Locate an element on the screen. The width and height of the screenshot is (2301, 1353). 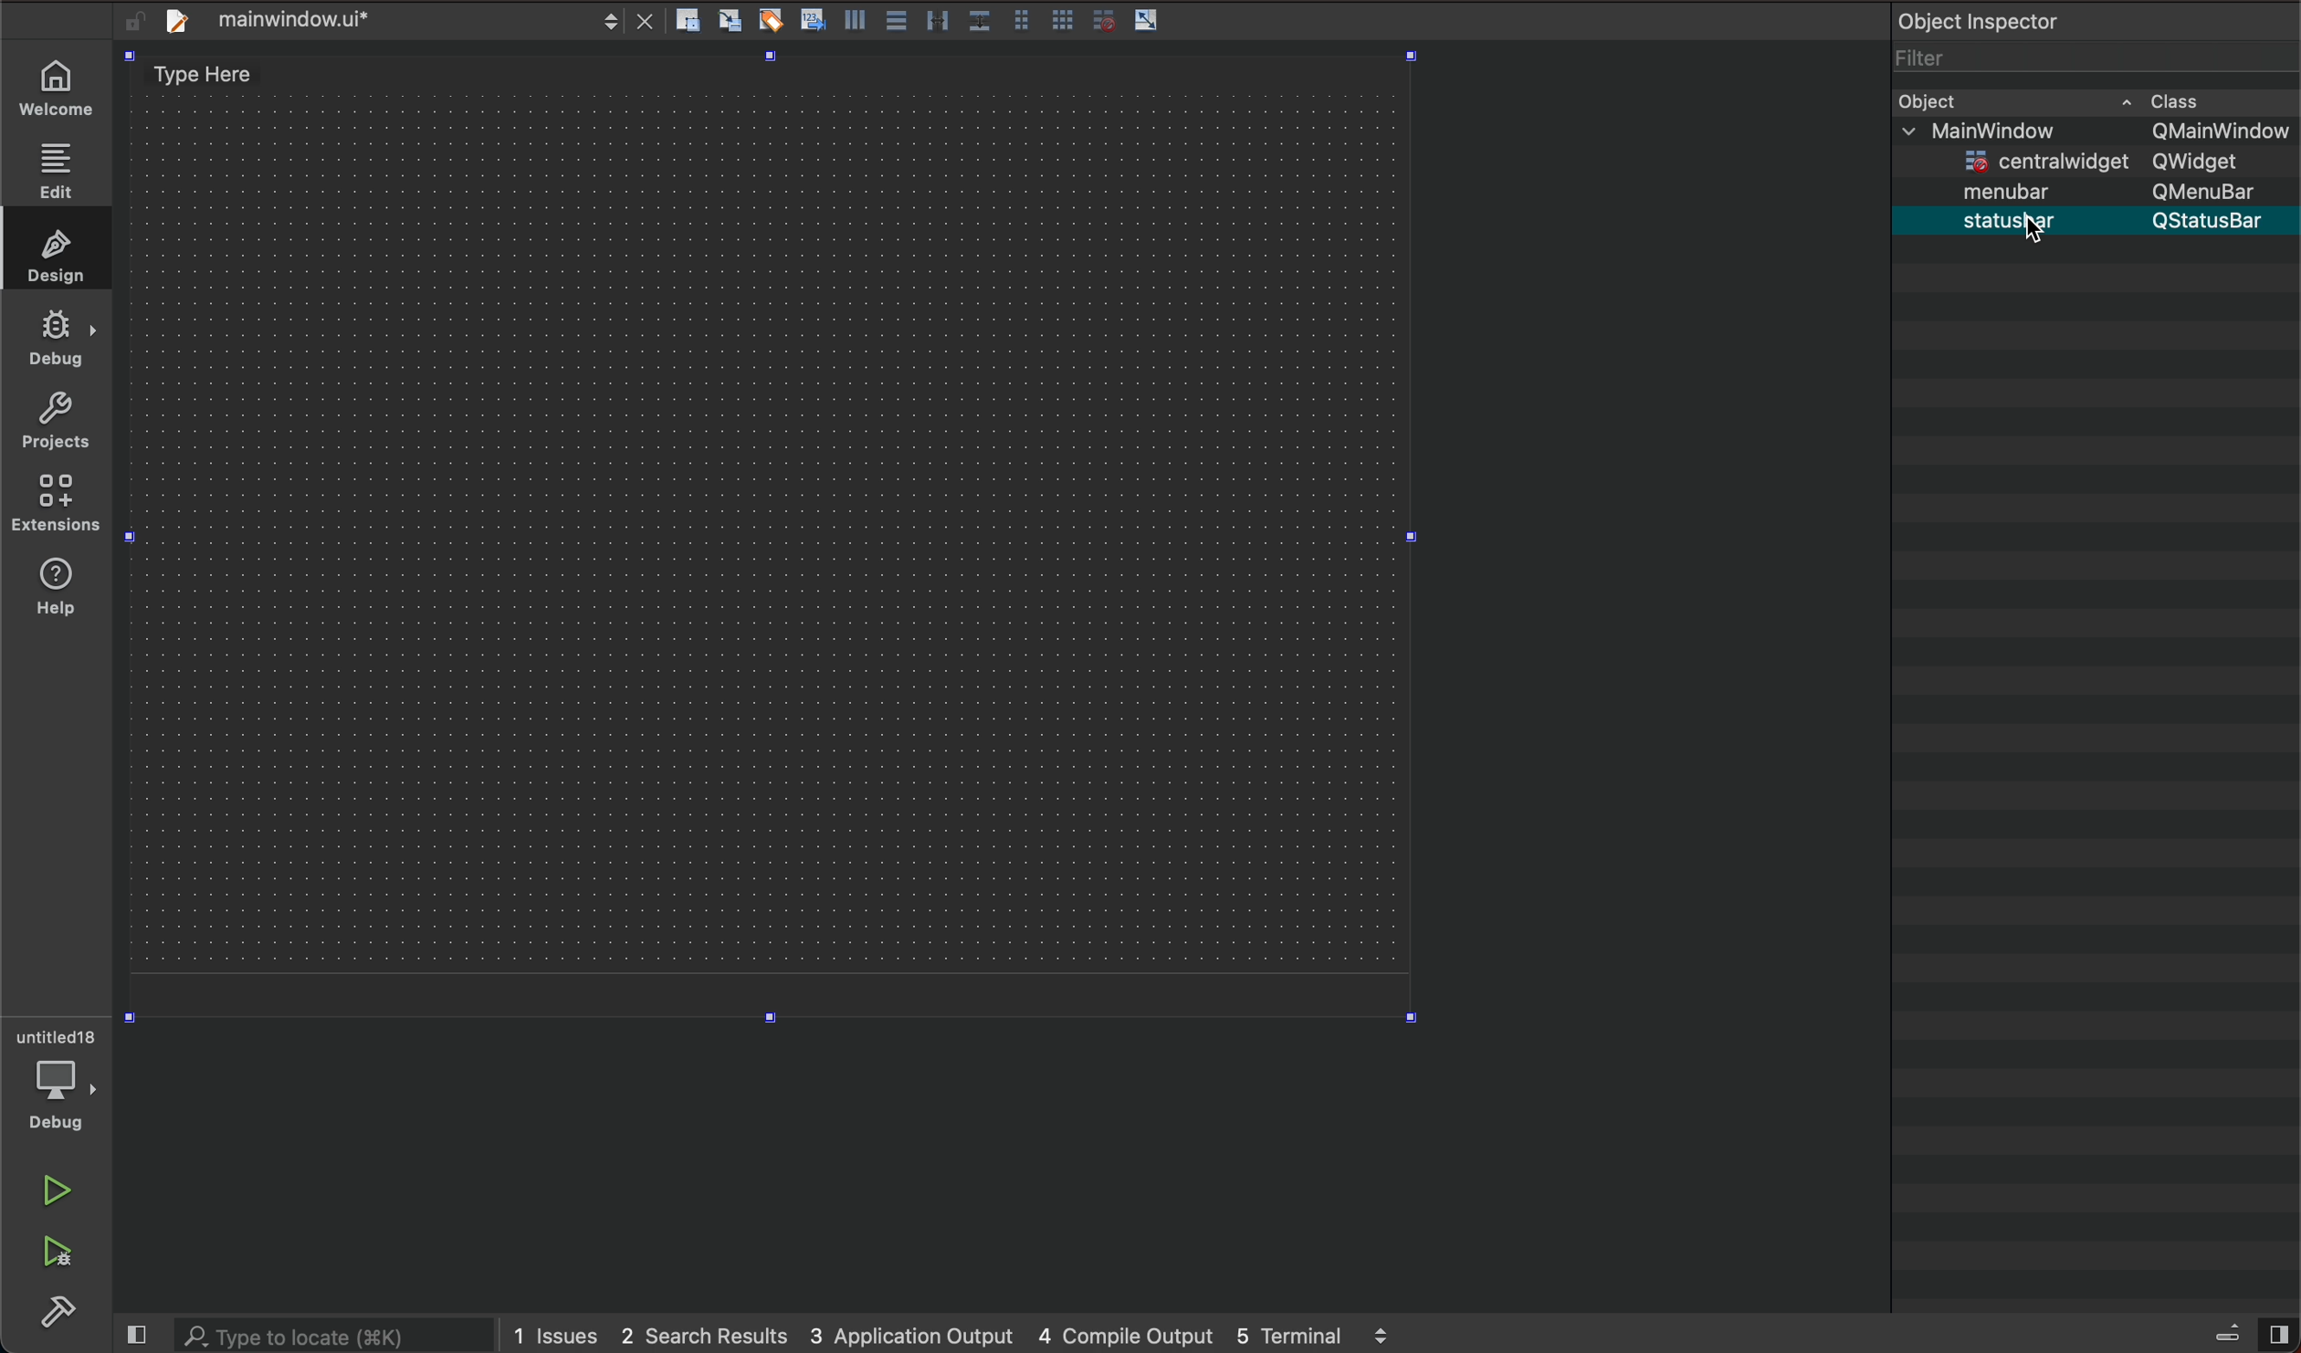
build is located at coordinates (55, 1309).